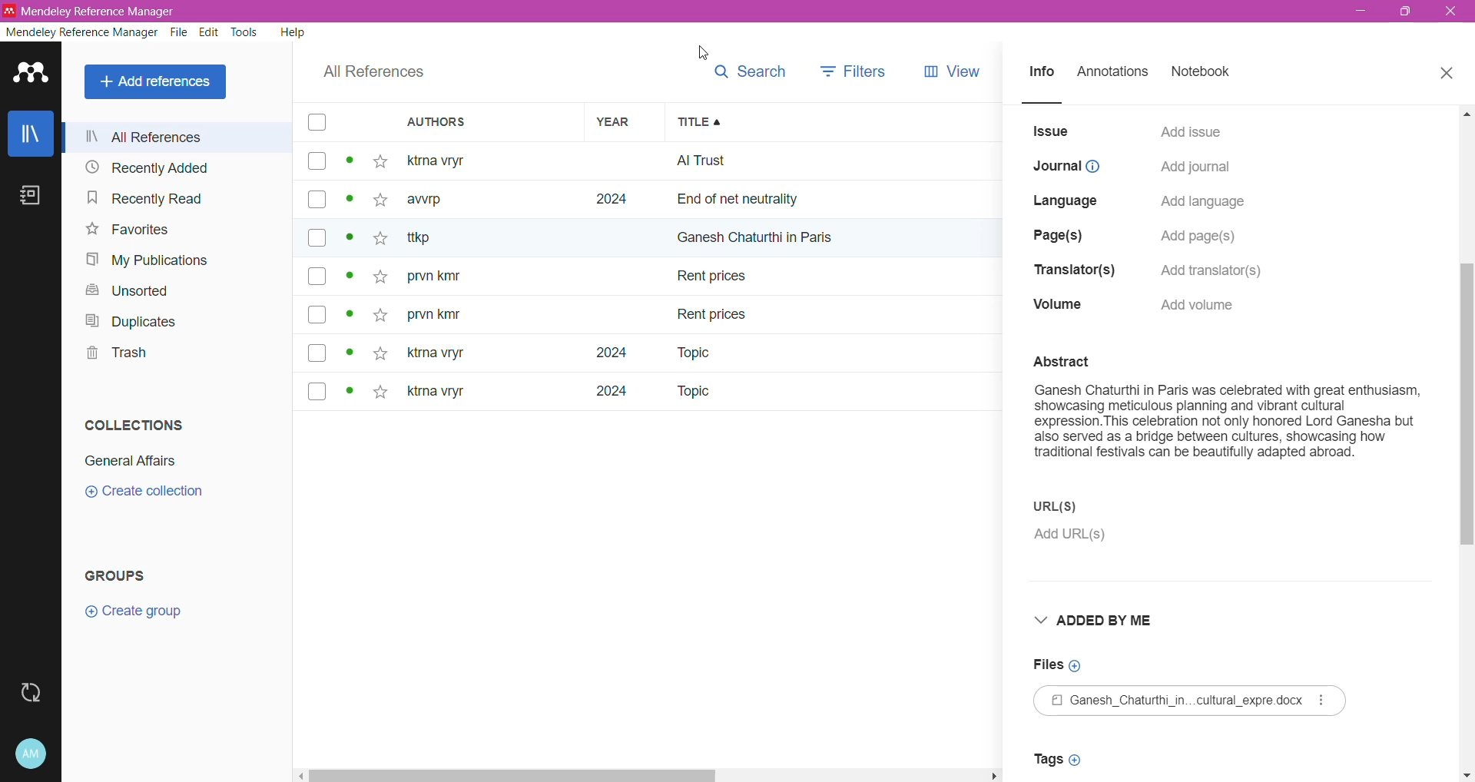 The width and height of the screenshot is (1475, 782). I want to click on Trash, so click(114, 355).